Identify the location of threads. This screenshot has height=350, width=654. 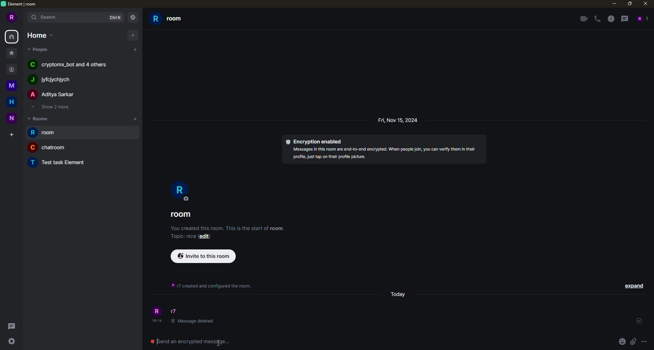
(624, 18).